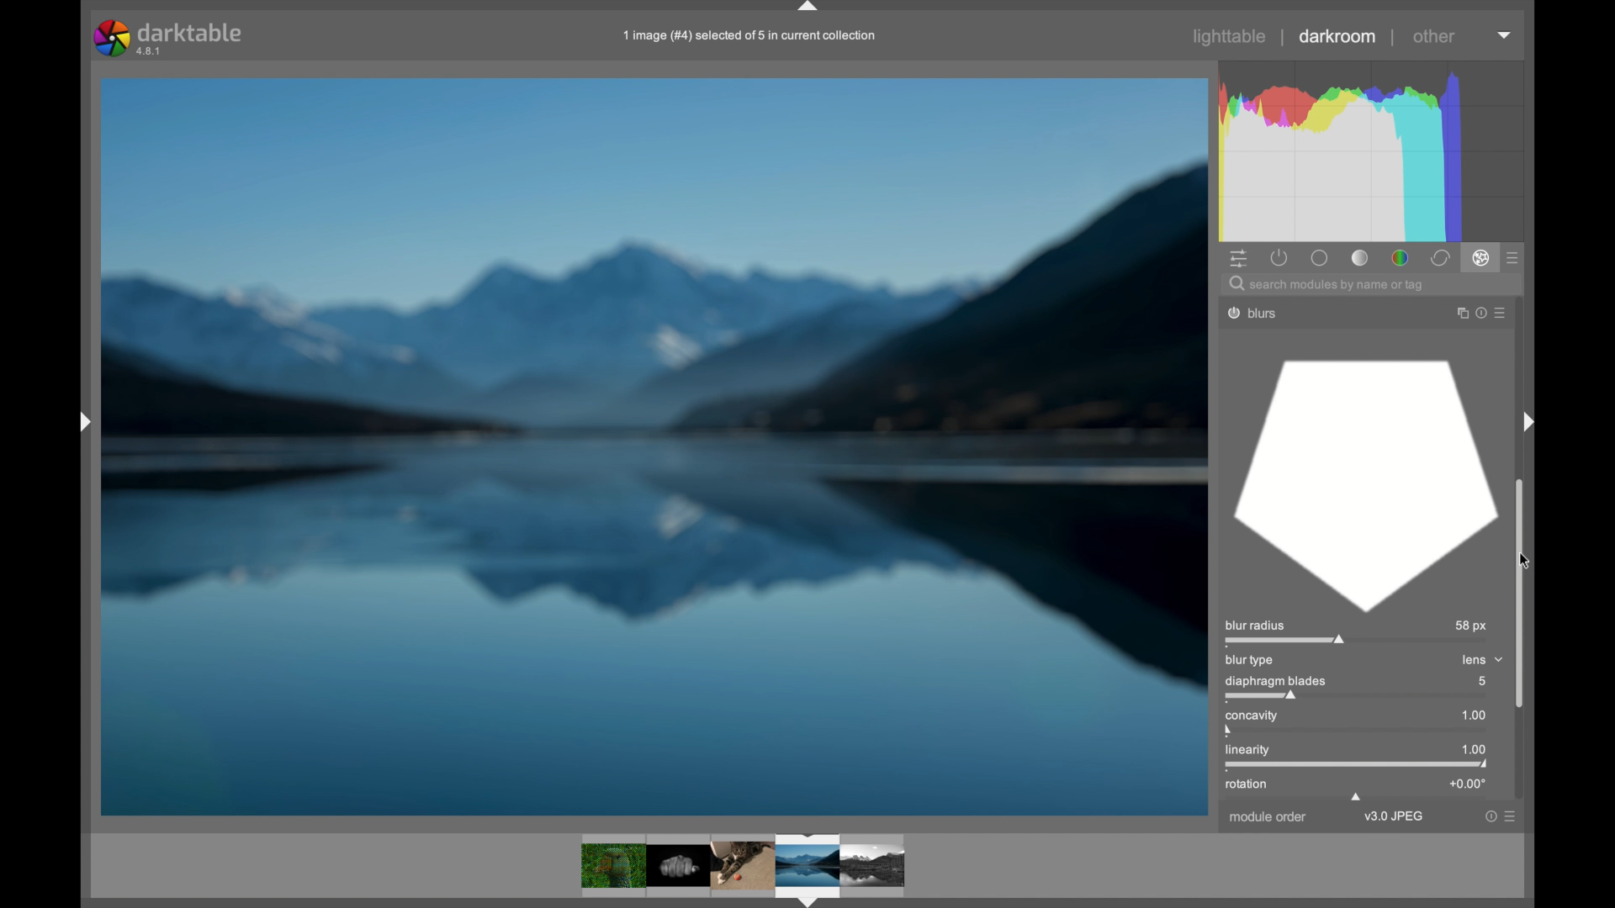  I want to click on darktable, so click(167, 36).